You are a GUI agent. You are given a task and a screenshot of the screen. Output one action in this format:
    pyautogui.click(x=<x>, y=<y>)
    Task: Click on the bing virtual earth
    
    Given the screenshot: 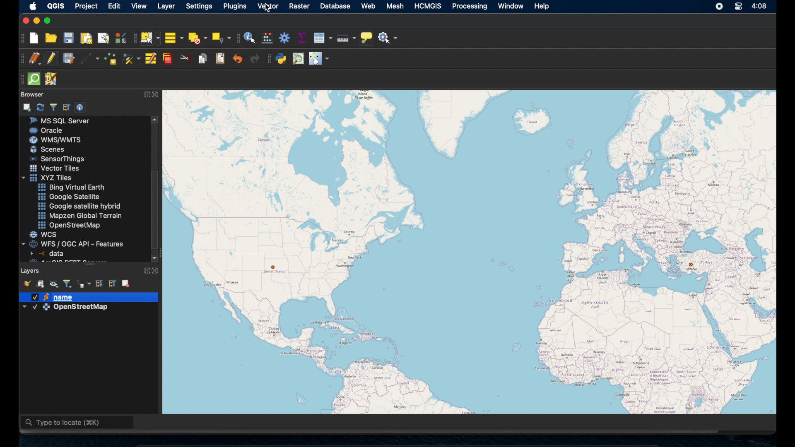 What is the action you would take?
    pyautogui.click(x=70, y=187)
    